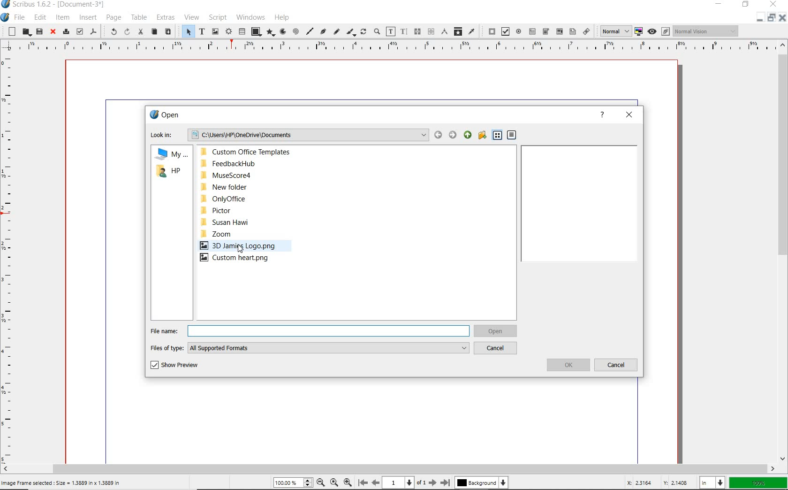 This screenshot has height=490, width=788. What do you see at coordinates (446, 483) in the screenshot?
I see `last` at bounding box center [446, 483].